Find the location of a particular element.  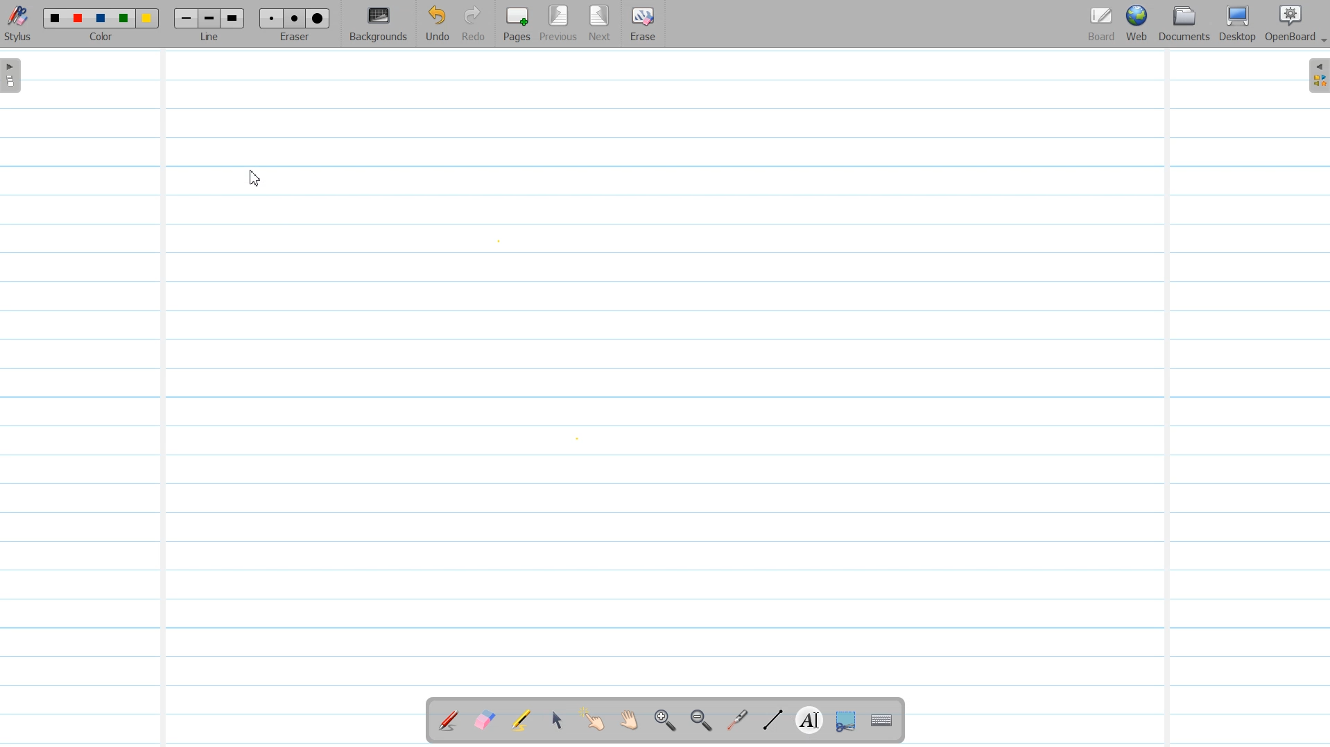

Text Tool is located at coordinates (806, 721).